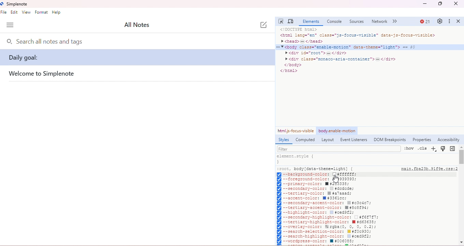  I want to click on tertiary-accent-color, so click(324, 208).